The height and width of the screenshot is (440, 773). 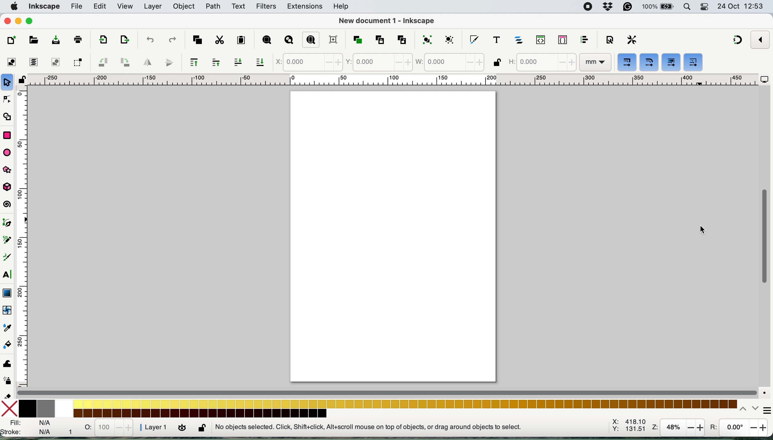 What do you see at coordinates (260, 62) in the screenshot?
I see `lower selection to bottom` at bounding box center [260, 62].